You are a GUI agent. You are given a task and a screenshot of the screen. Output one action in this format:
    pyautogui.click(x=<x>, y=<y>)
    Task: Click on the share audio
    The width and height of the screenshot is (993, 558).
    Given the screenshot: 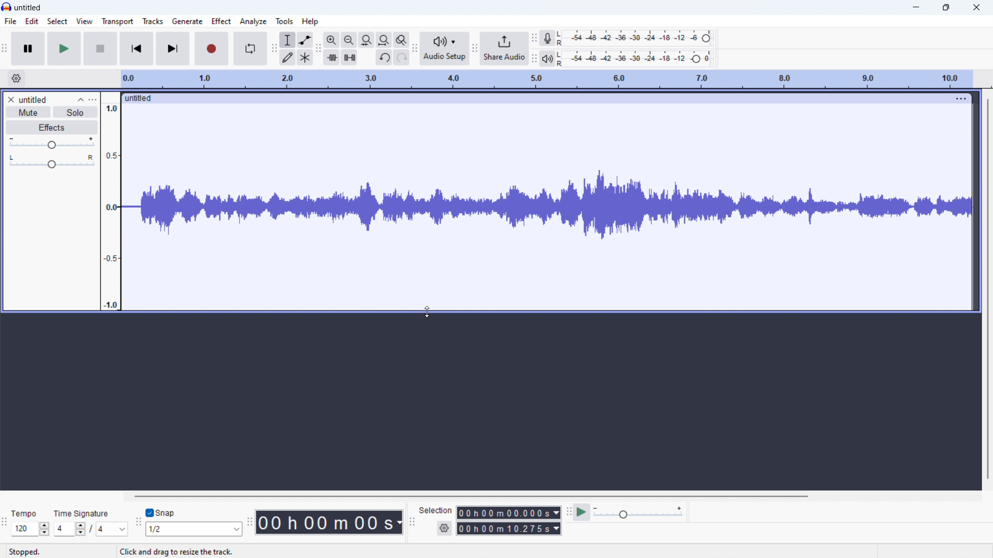 What is the action you would take?
    pyautogui.click(x=504, y=49)
    